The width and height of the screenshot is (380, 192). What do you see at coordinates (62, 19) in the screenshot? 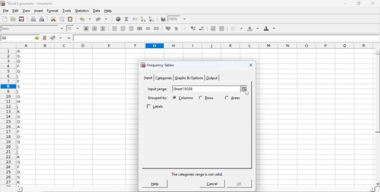
I see `copy` at bounding box center [62, 19].